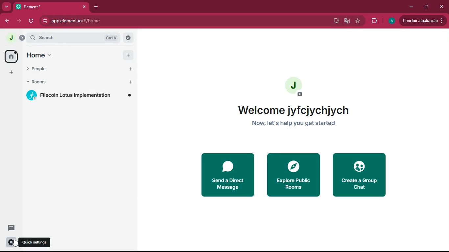 Image resolution: width=449 pixels, height=252 pixels. Describe the element at coordinates (71, 56) in the screenshot. I see `home` at that location.